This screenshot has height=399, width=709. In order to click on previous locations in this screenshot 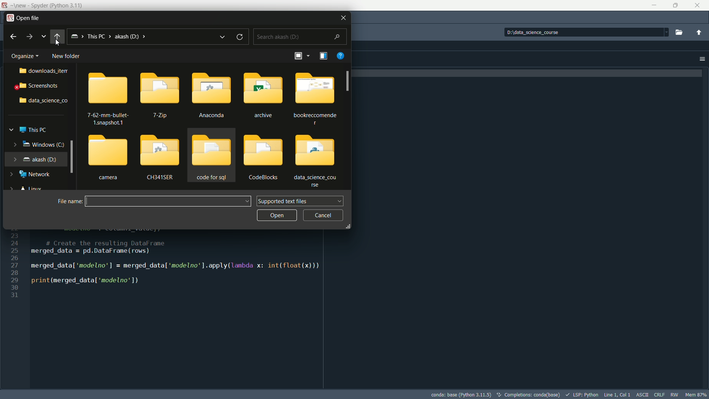, I will do `click(222, 35)`.